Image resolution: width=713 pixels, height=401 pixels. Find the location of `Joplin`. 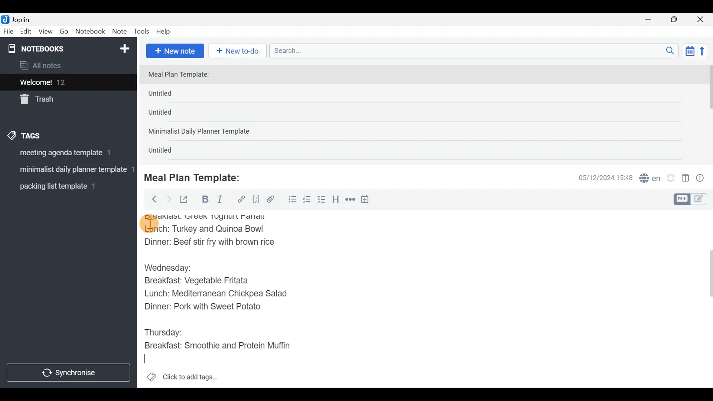

Joplin is located at coordinates (26, 19).